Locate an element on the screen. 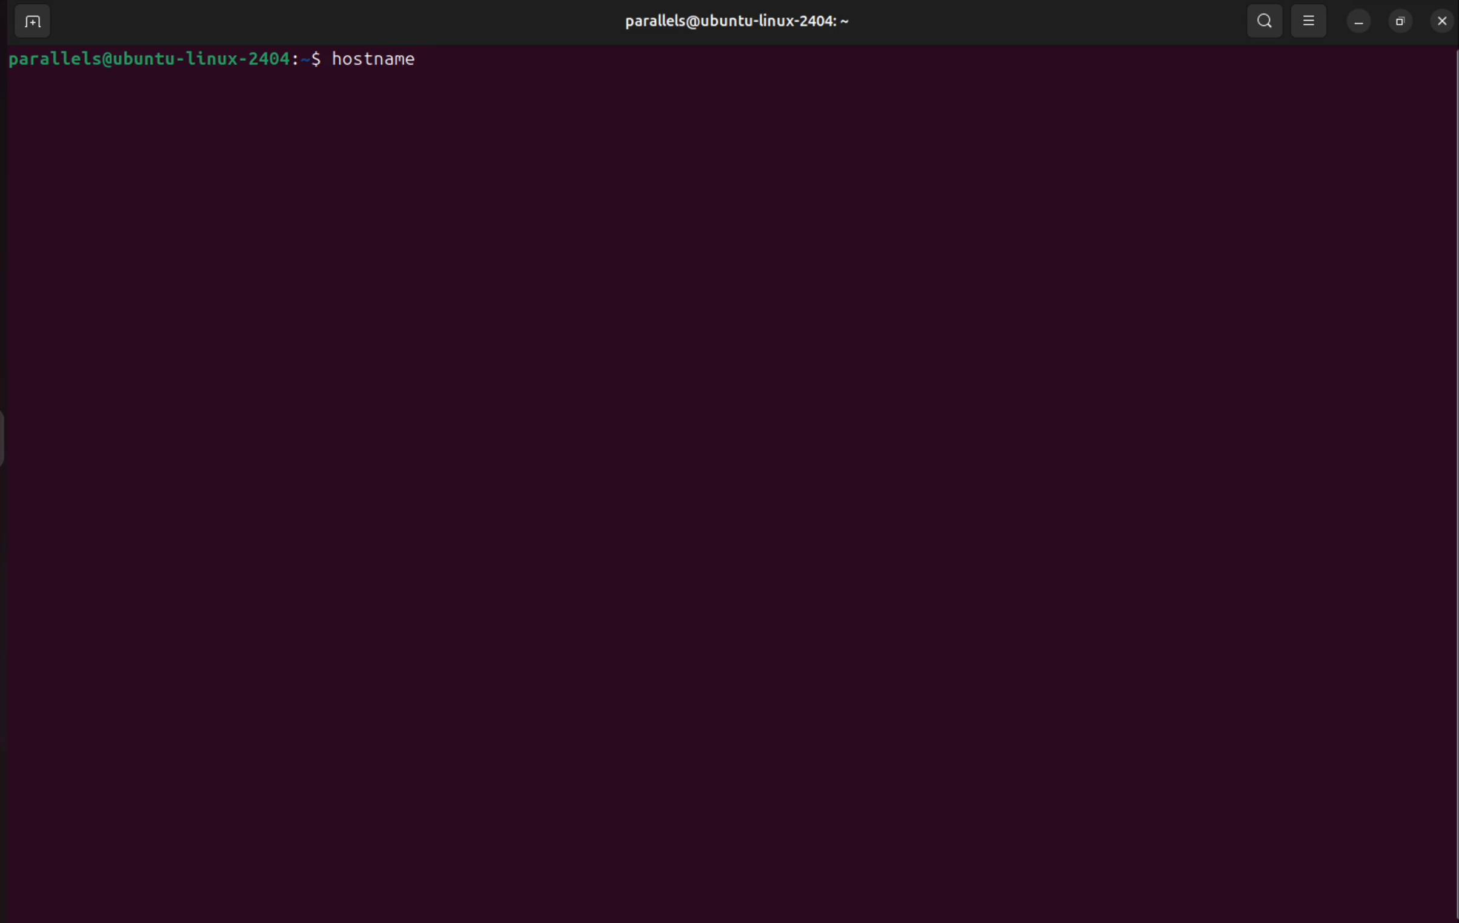  parallels@ubuntu-linux-2404: ~ is located at coordinates (745, 27).